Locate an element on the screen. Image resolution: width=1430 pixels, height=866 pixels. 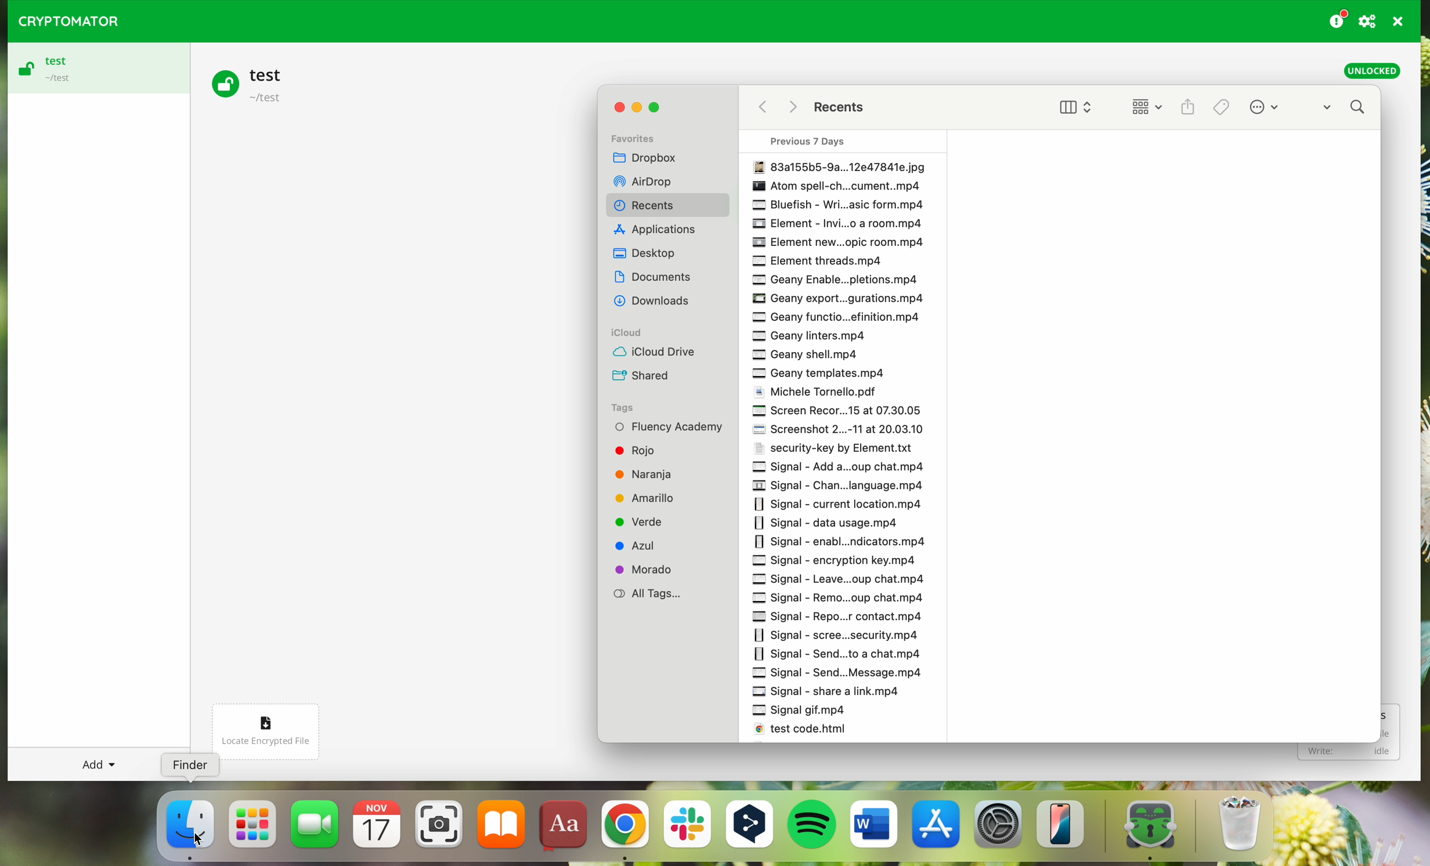
add button is located at coordinates (96, 764).